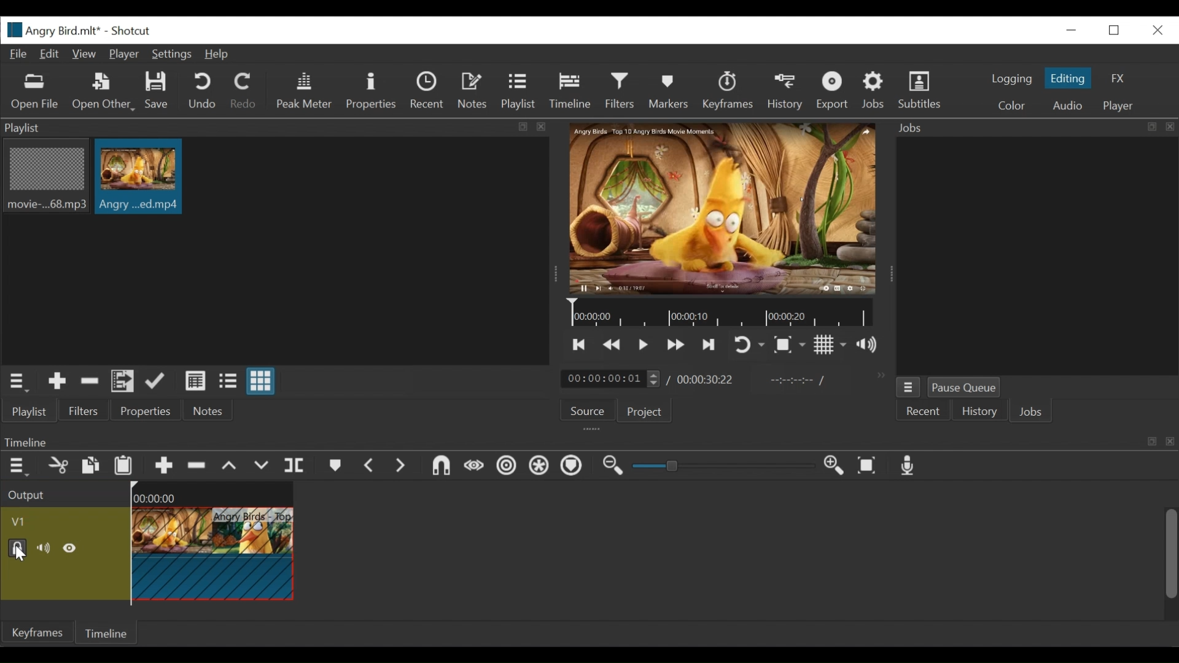 This screenshot has height=663, width=1179. I want to click on Ripple, so click(507, 468).